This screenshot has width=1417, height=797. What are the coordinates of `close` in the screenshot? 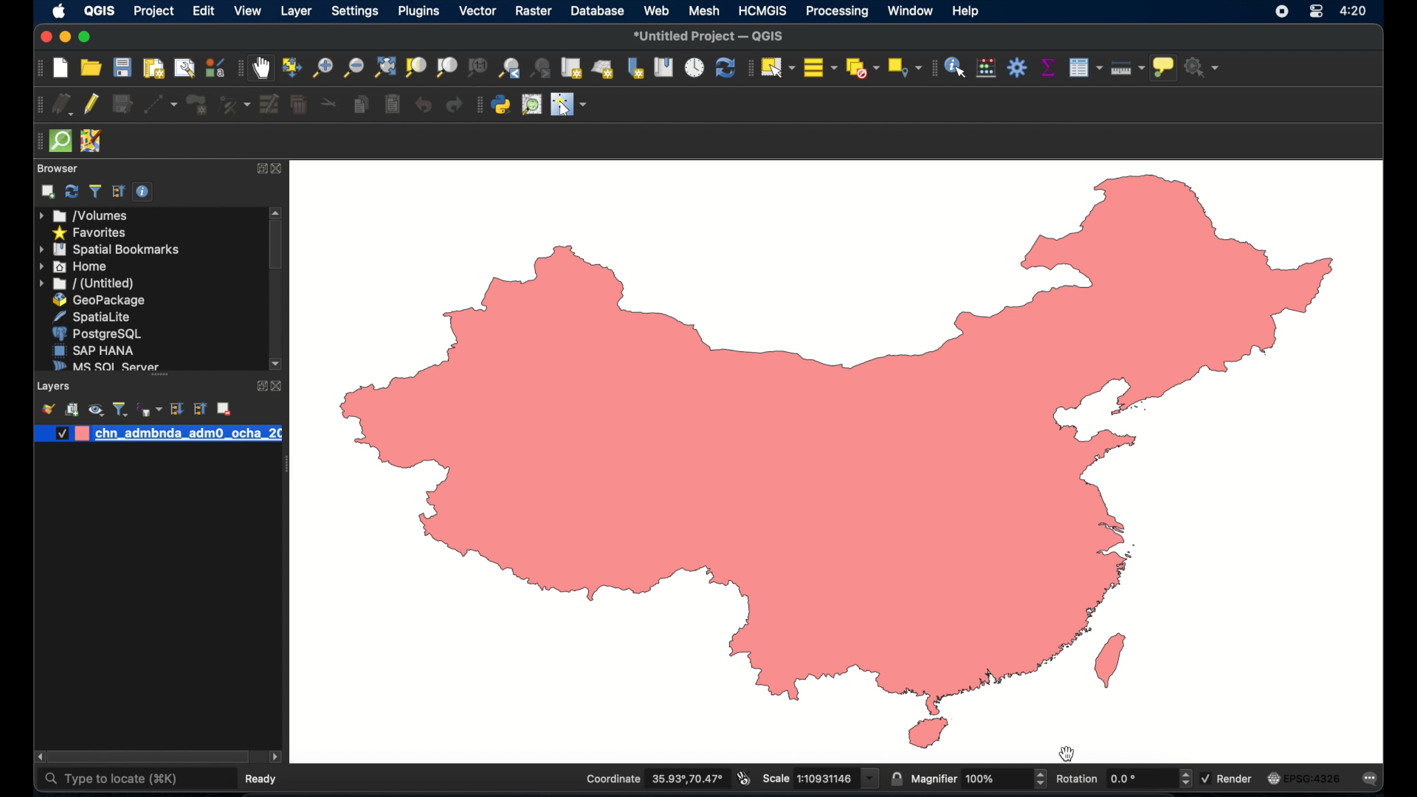 It's located at (283, 170).